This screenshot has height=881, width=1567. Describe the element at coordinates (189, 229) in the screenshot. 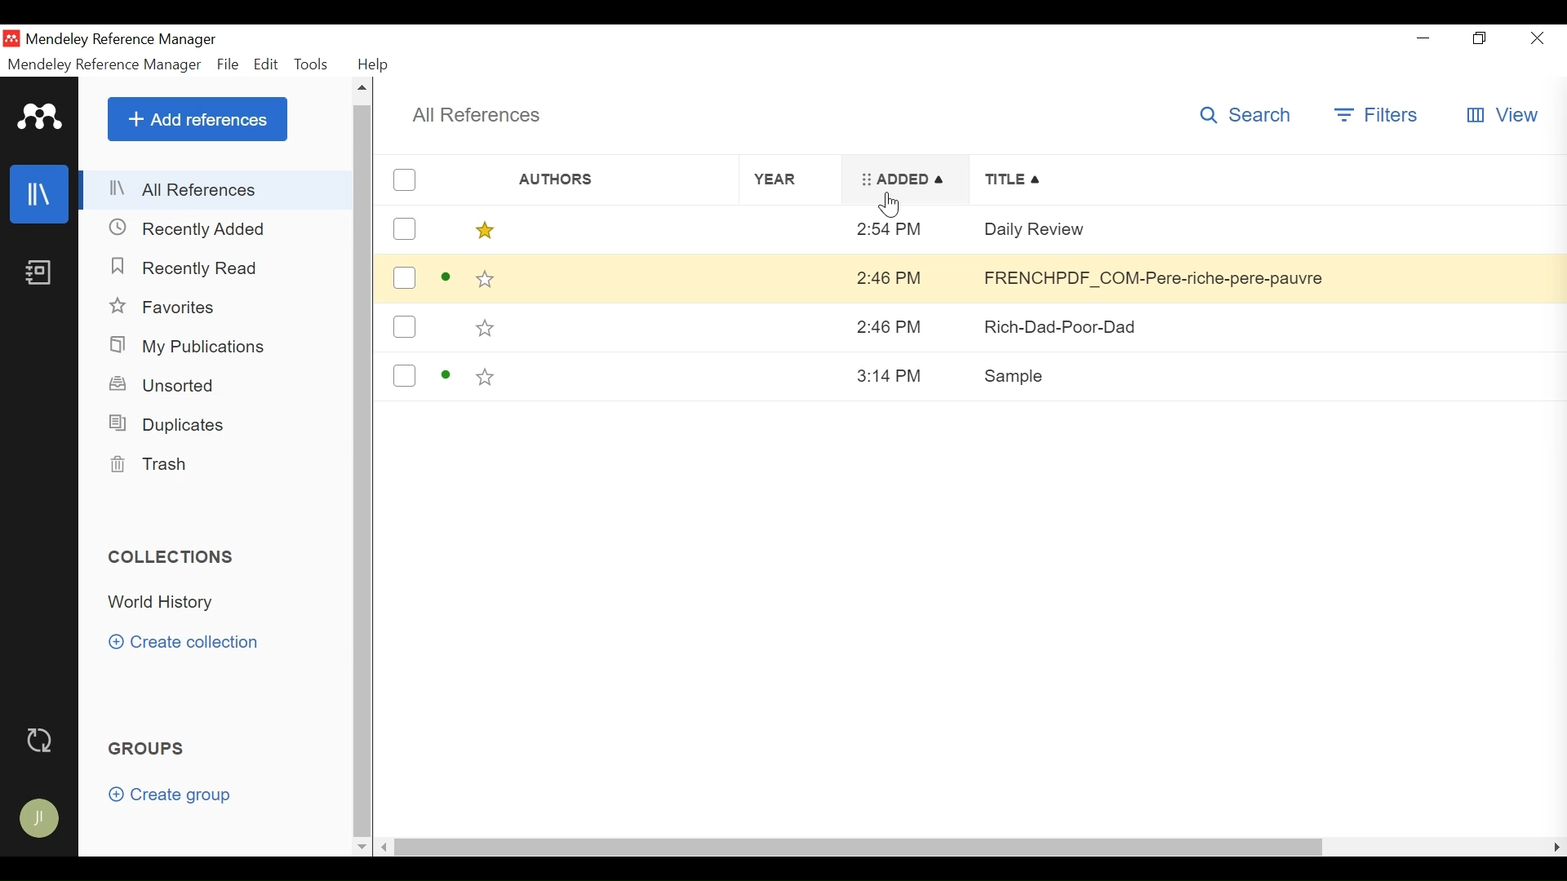

I see `Recently Added` at that location.